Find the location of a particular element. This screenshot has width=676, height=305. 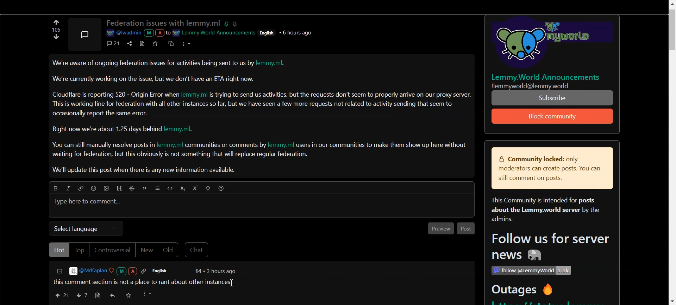

Text is located at coordinates (55, 30).